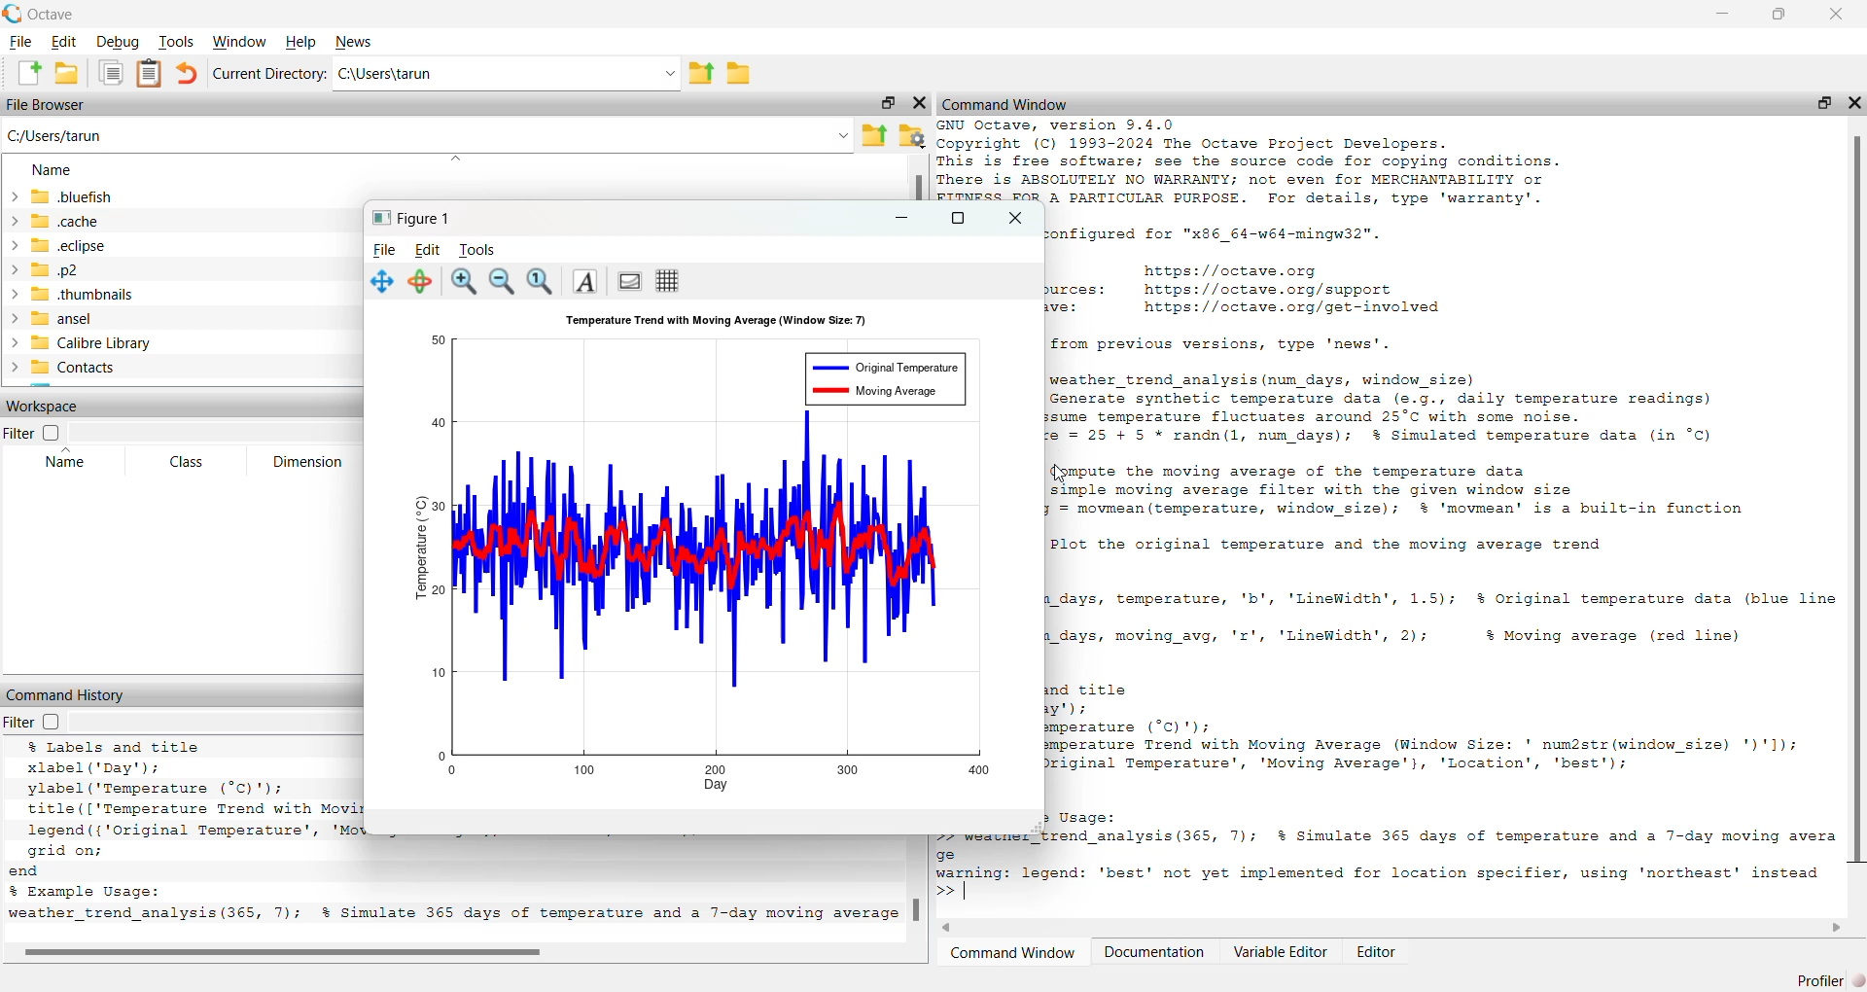 This screenshot has width=1867, height=992. What do you see at coordinates (179, 43) in the screenshot?
I see `Tools` at bounding box center [179, 43].